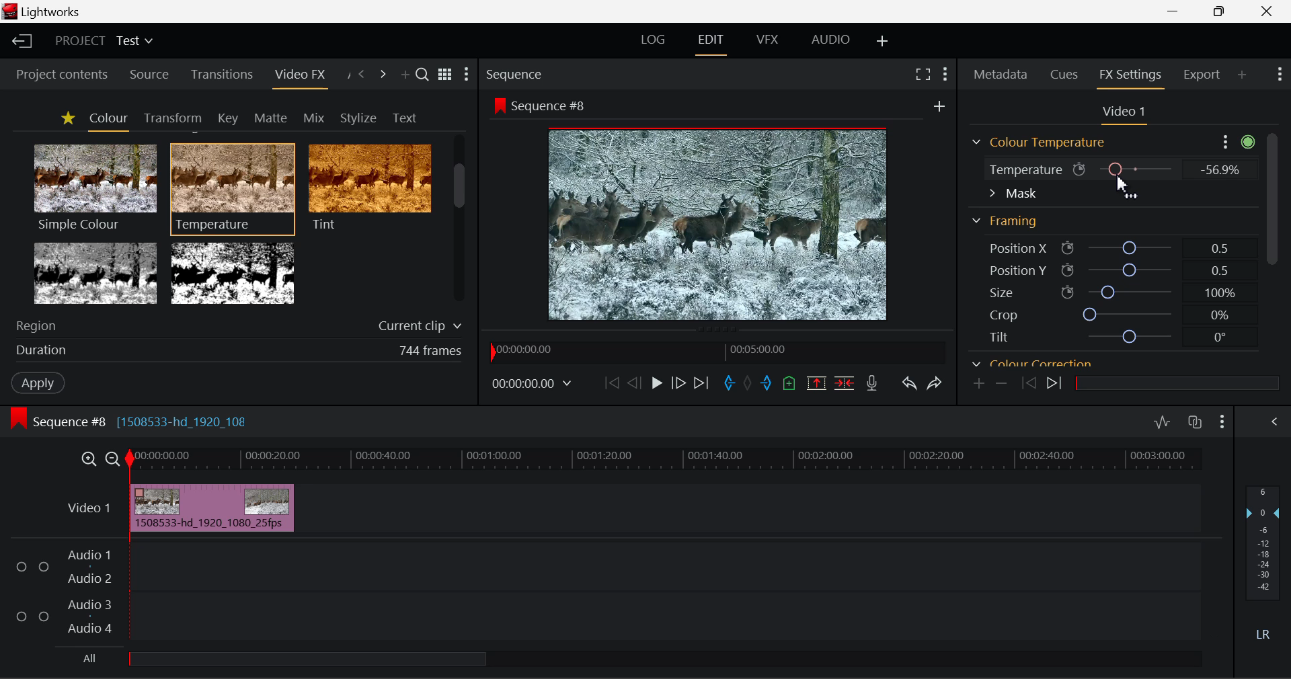 The image size is (1291, 679). I want to click on Audio 2, so click(83, 577).